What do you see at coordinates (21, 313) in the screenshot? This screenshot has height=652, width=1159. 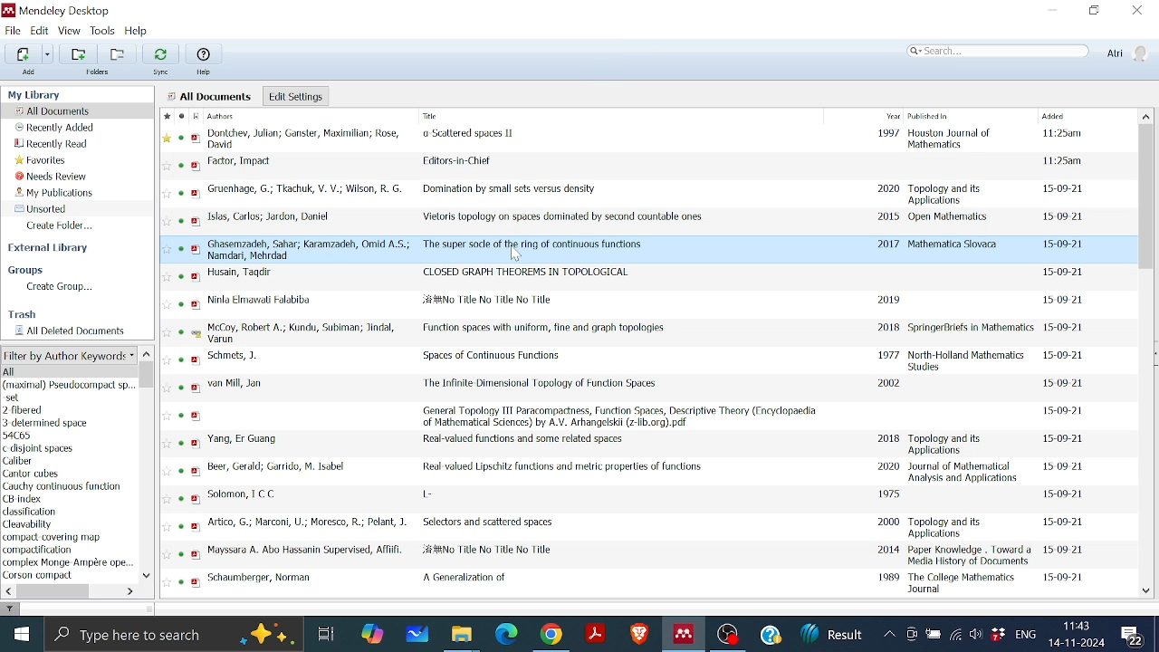 I see `Trash` at bounding box center [21, 313].